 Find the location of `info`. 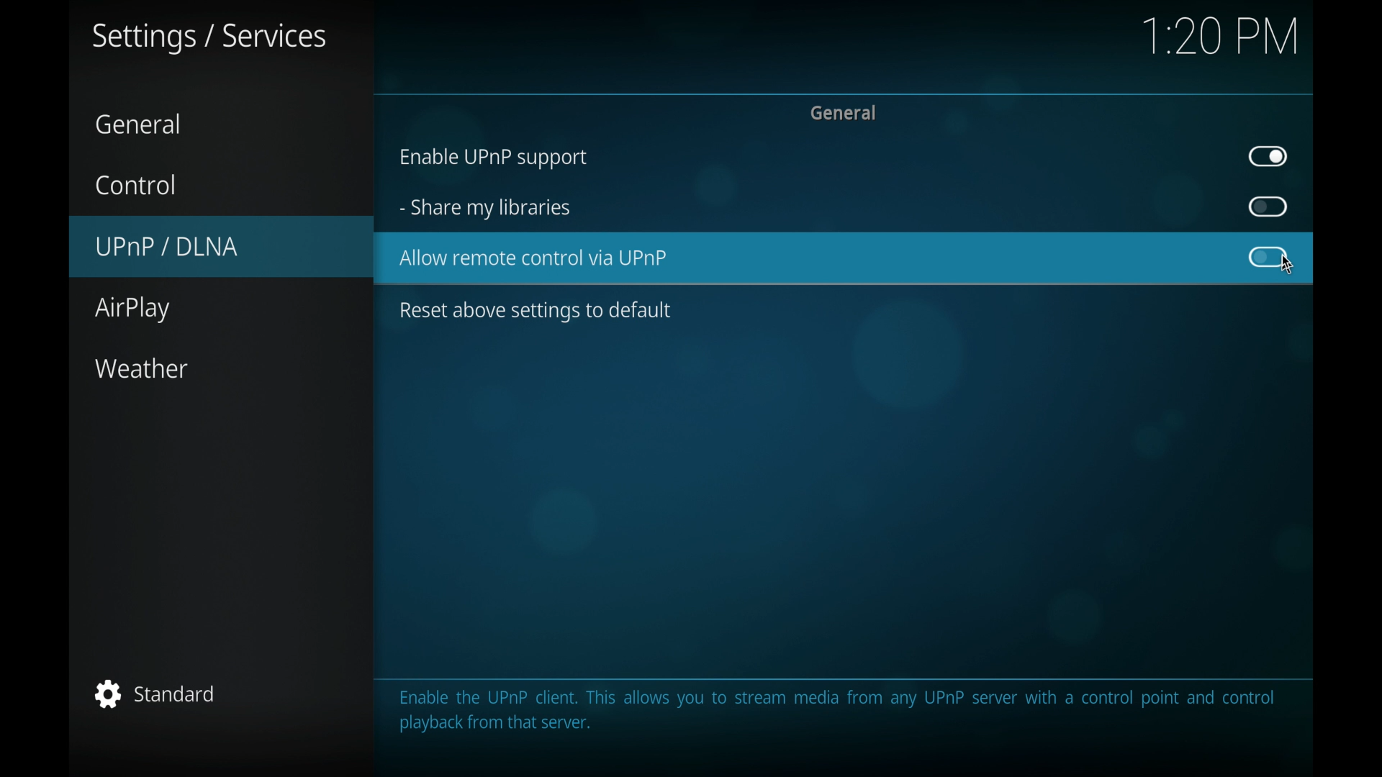

info is located at coordinates (836, 711).